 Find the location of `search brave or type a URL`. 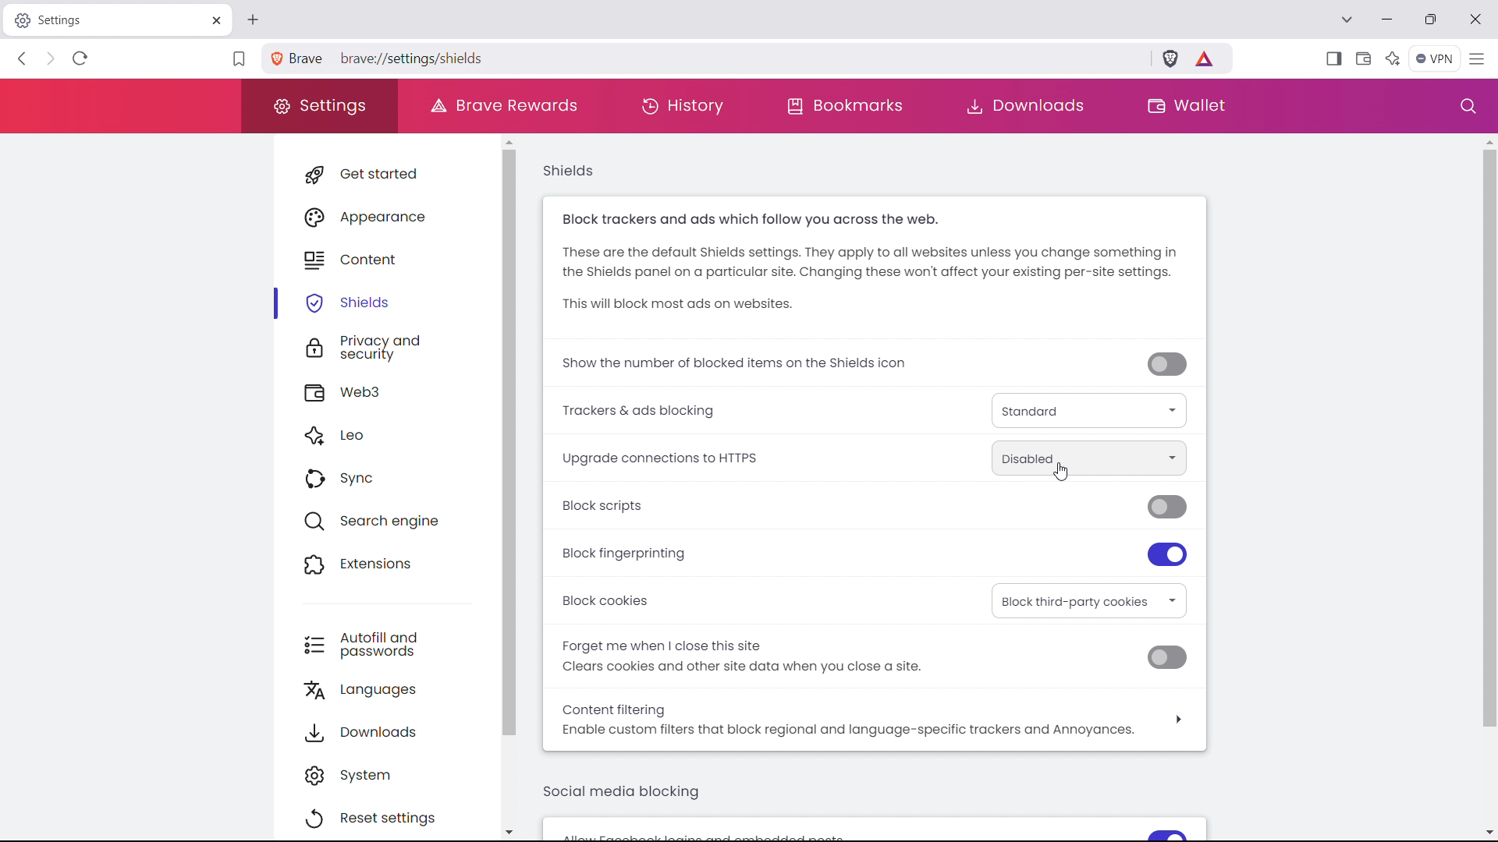

search brave or type a URL is located at coordinates (719, 57).